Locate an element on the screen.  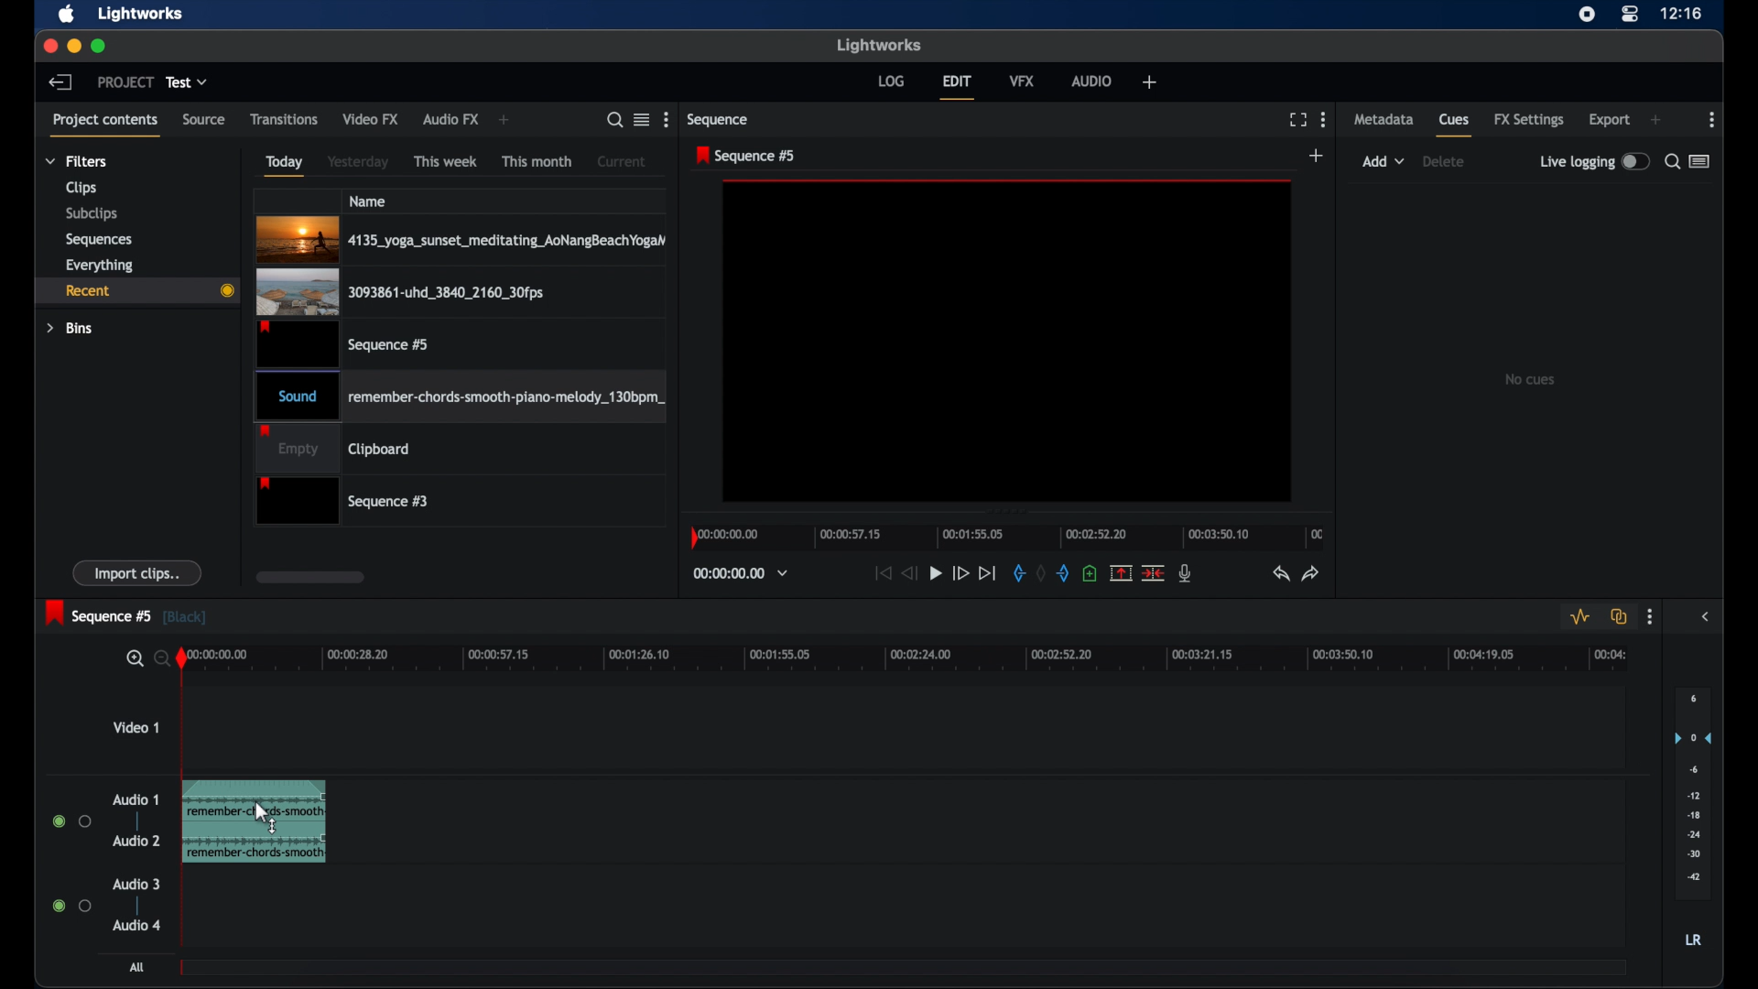
playhead is located at coordinates (181, 658).